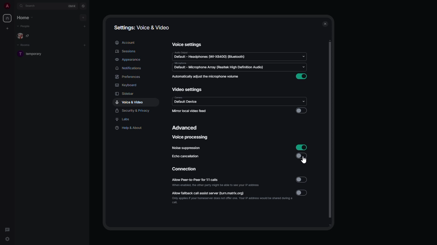  I want to click on disabled, so click(303, 156).